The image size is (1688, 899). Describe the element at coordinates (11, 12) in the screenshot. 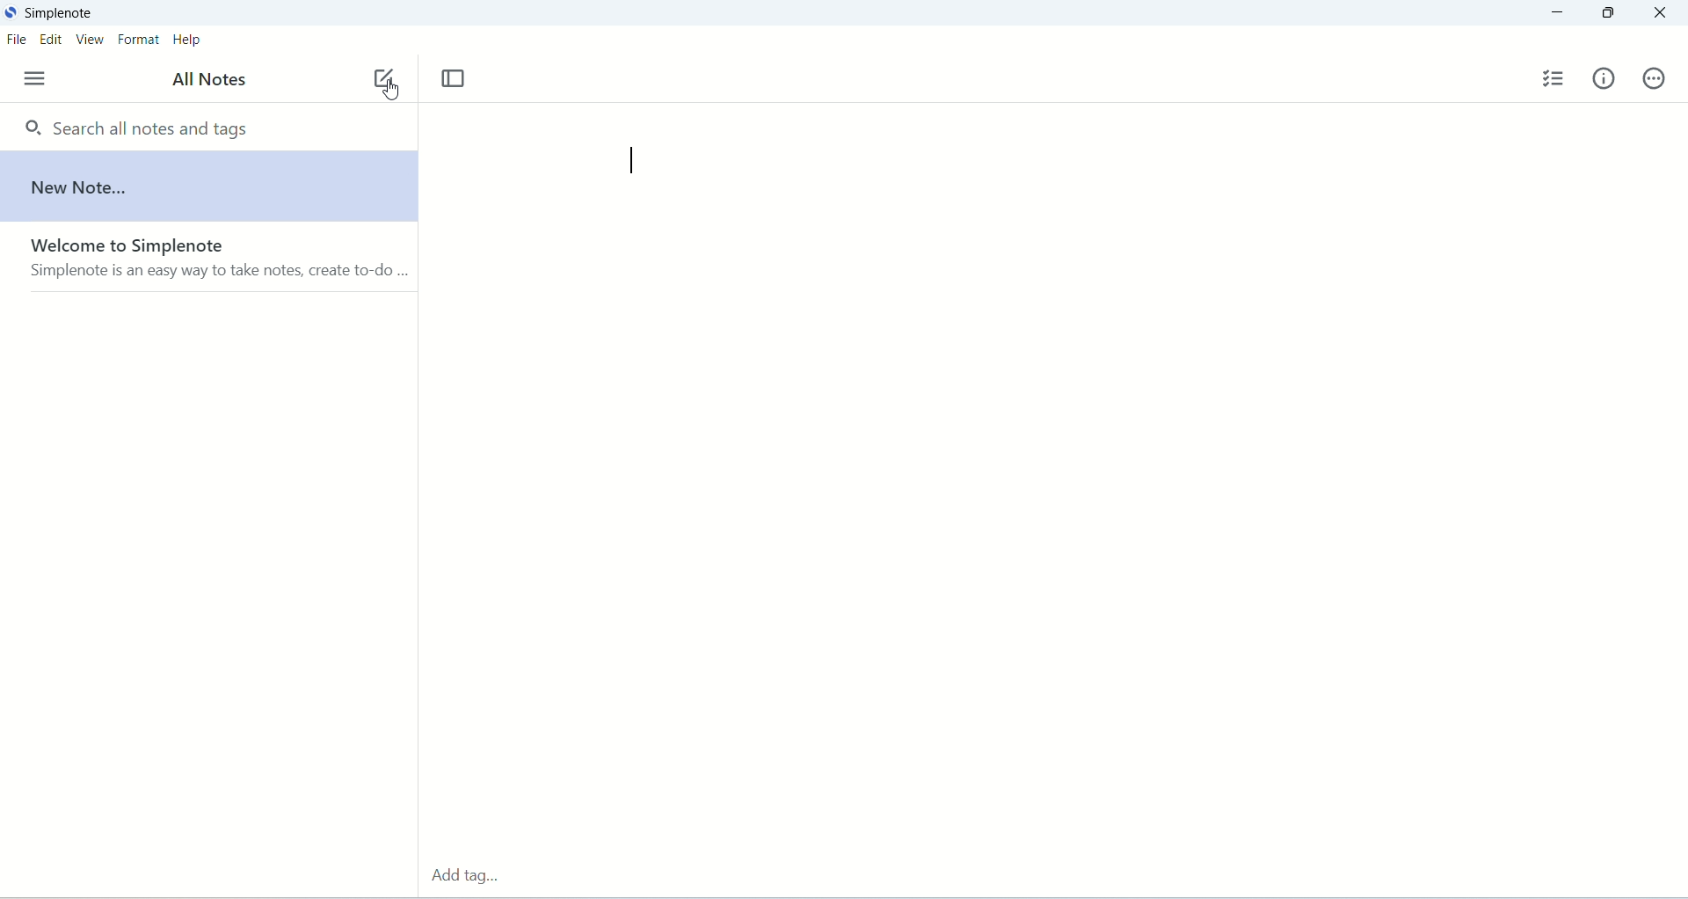

I see `logo` at that location.